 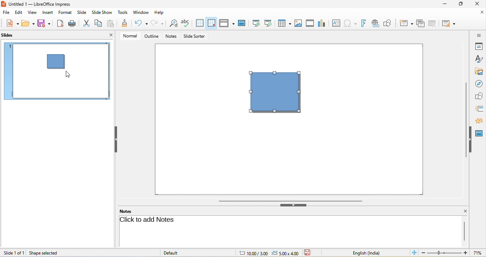 I want to click on close, so click(x=479, y=14).